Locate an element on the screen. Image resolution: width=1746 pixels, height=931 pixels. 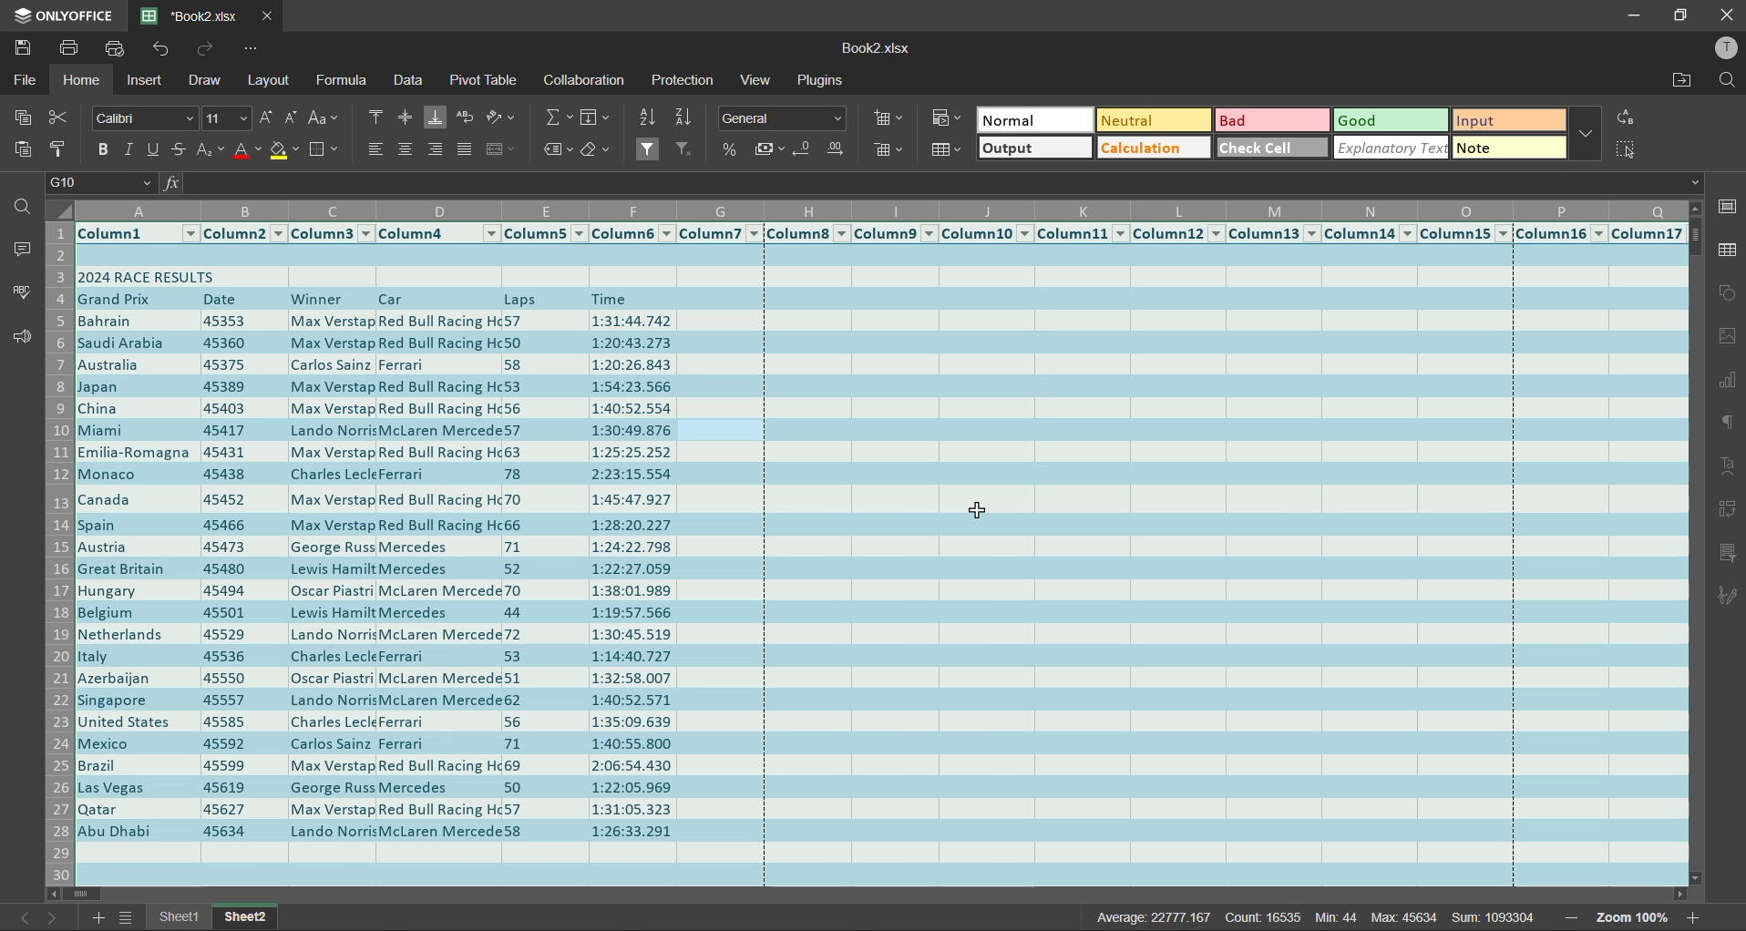
align left is located at coordinates (376, 148).